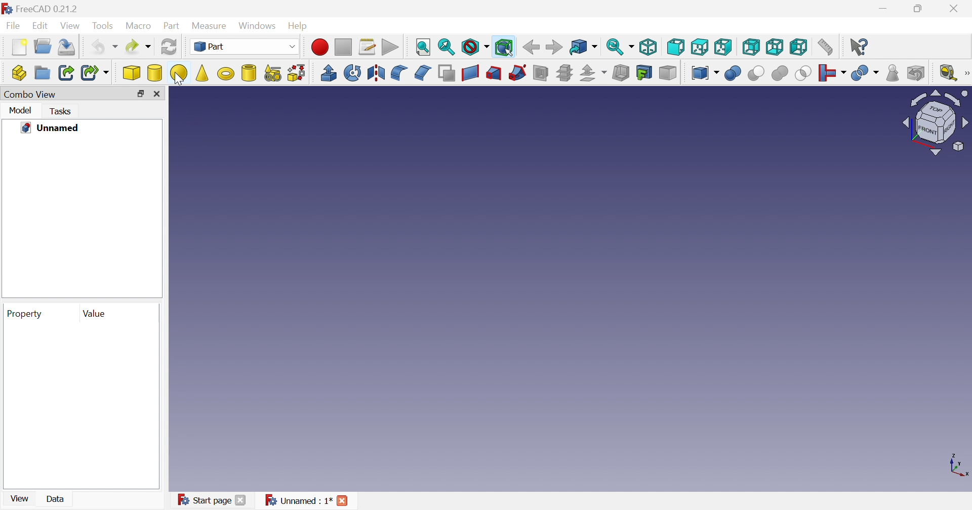 Image resolution: width=972 pixels, height=510 pixels. Describe the element at coordinates (959, 466) in the screenshot. I see `x, y axis` at that location.